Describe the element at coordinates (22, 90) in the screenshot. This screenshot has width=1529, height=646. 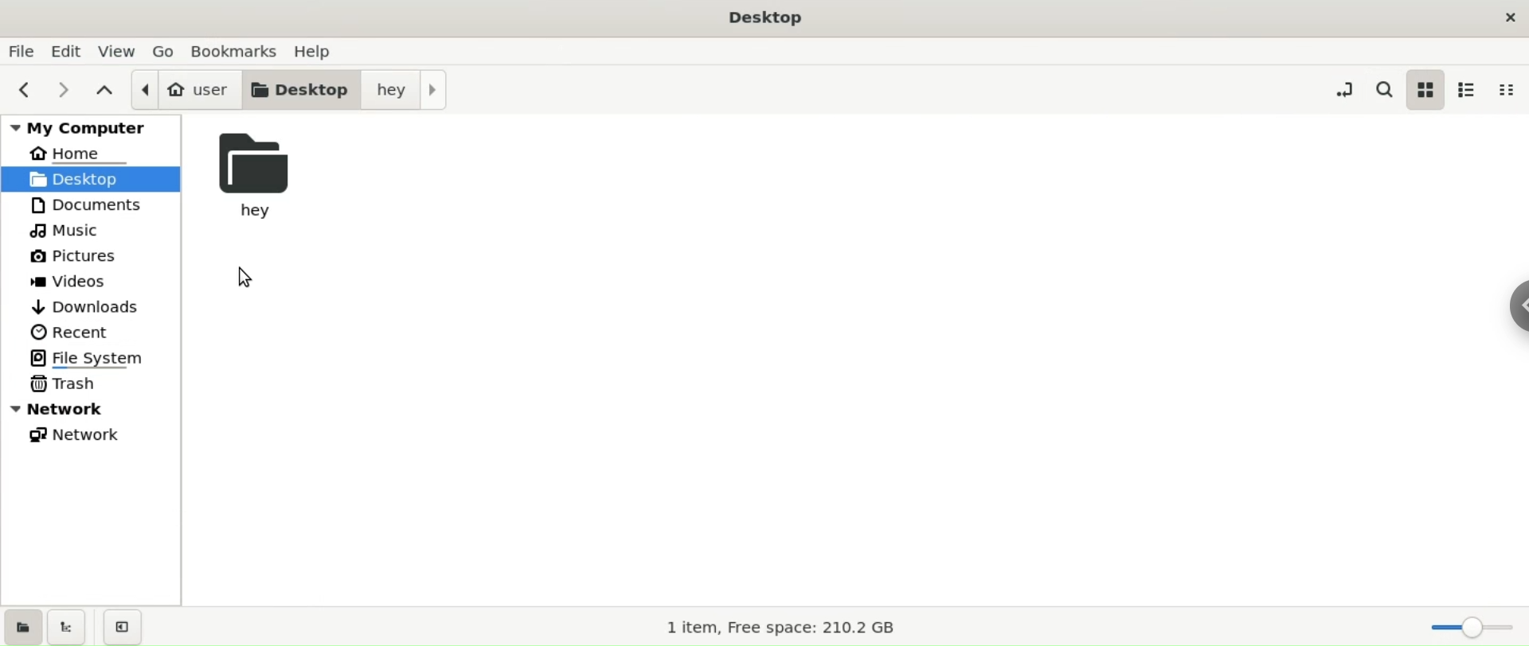
I see `previous` at that location.